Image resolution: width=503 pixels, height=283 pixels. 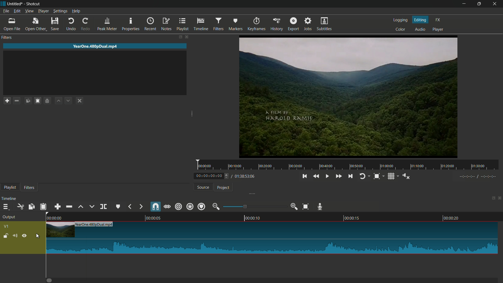 I want to click on scrub while dragging, so click(x=167, y=207).